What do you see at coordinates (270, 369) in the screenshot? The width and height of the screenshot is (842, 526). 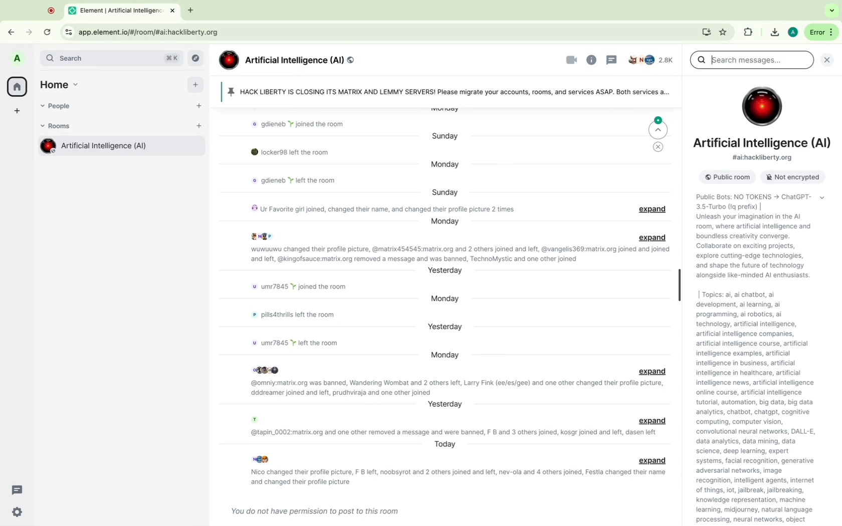 I see `pictures` at bounding box center [270, 369].